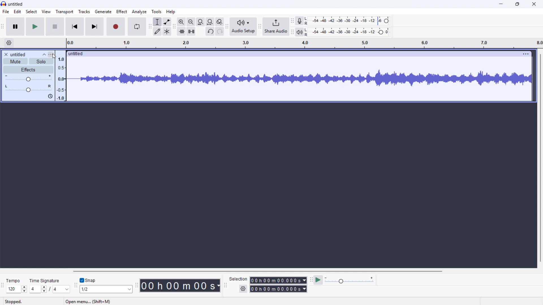 The width and height of the screenshot is (543, 305). Describe the element at coordinates (116, 27) in the screenshot. I see `Record ` at that location.